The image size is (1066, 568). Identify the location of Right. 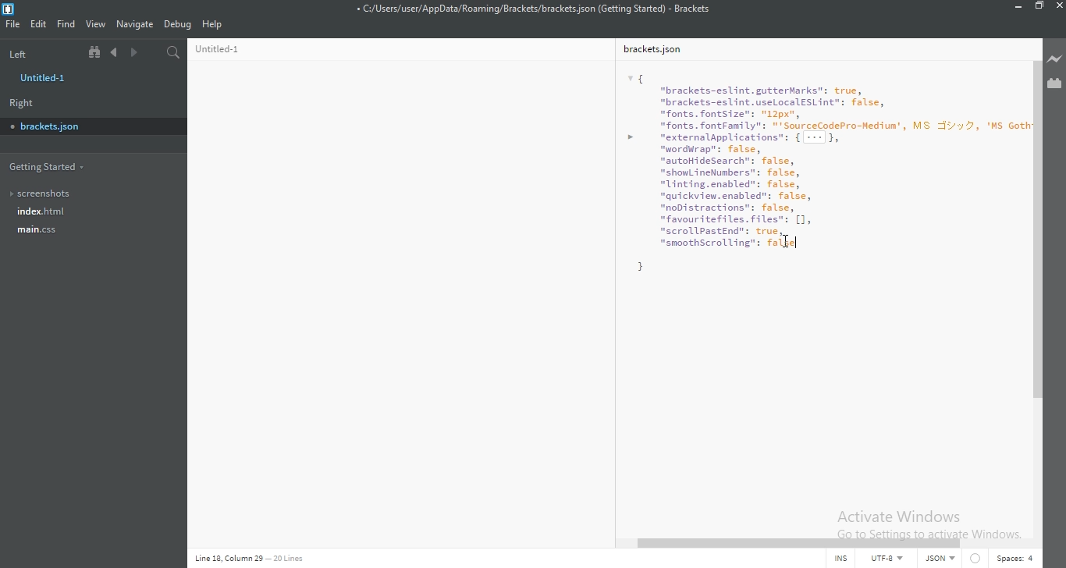
(20, 103).